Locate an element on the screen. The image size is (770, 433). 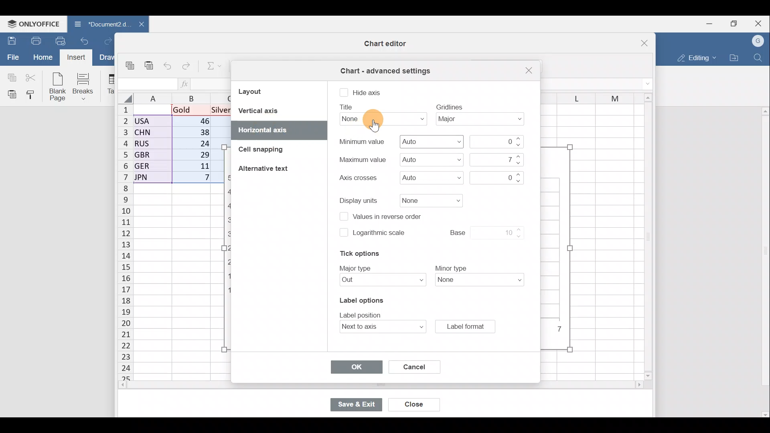
Undo is located at coordinates (168, 64).